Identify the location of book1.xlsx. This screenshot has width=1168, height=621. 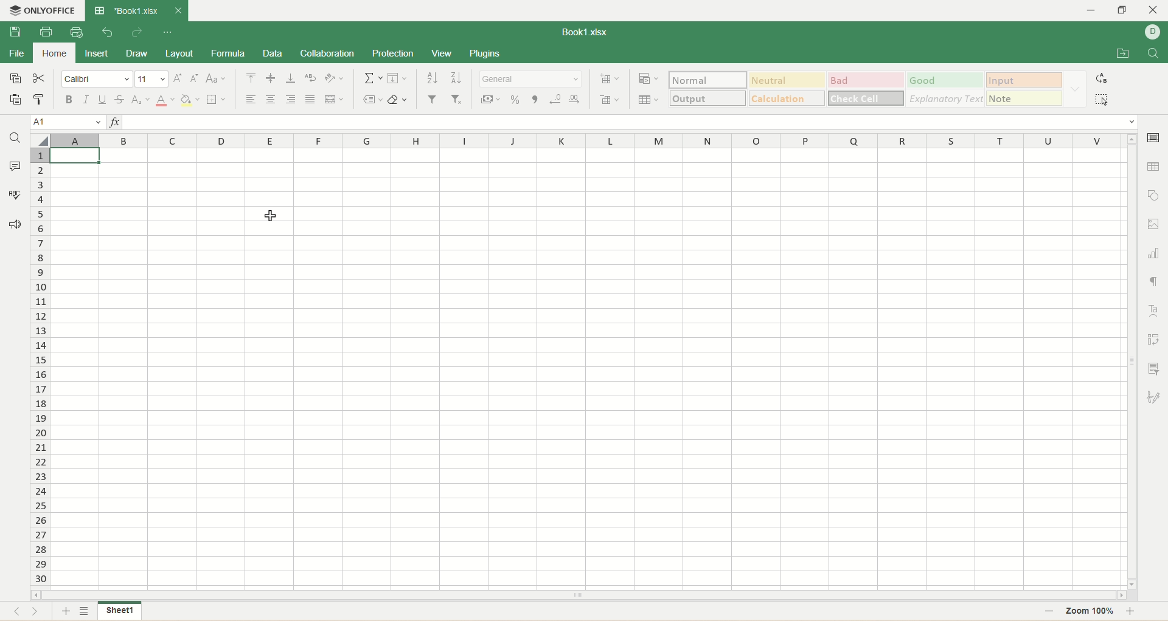
(125, 10).